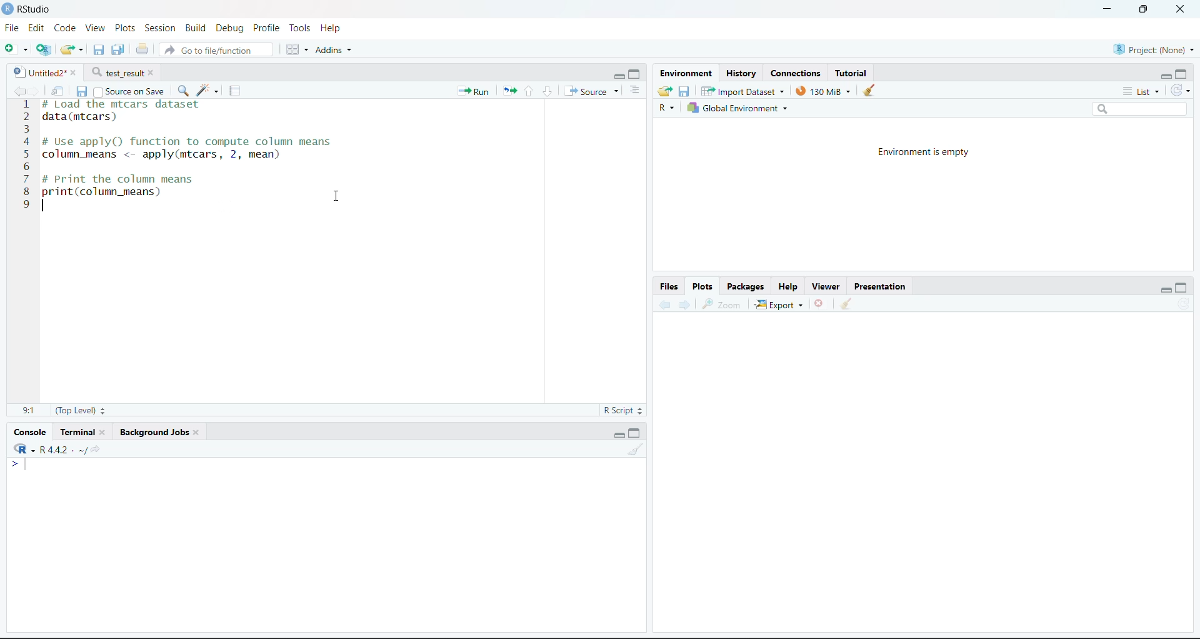  Describe the element at coordinates (666, 304) in the screenshot. I see `Go back to the previous source location (Ctrl + F9)` at that location.